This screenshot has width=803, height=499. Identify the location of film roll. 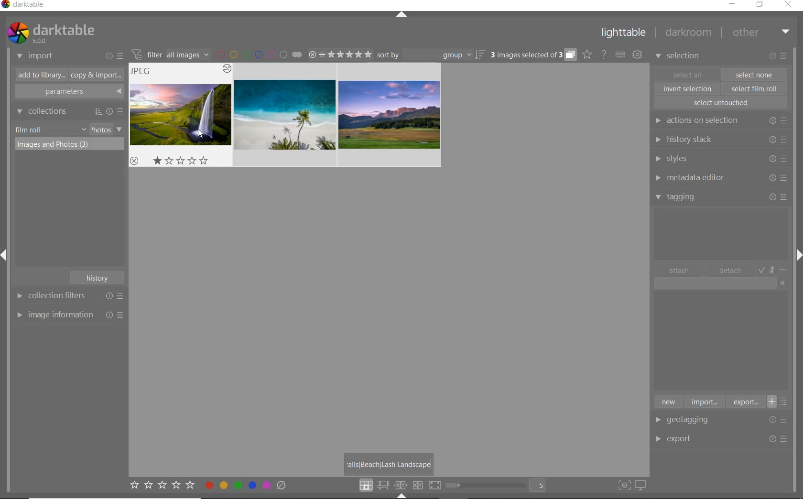
(29, 130).